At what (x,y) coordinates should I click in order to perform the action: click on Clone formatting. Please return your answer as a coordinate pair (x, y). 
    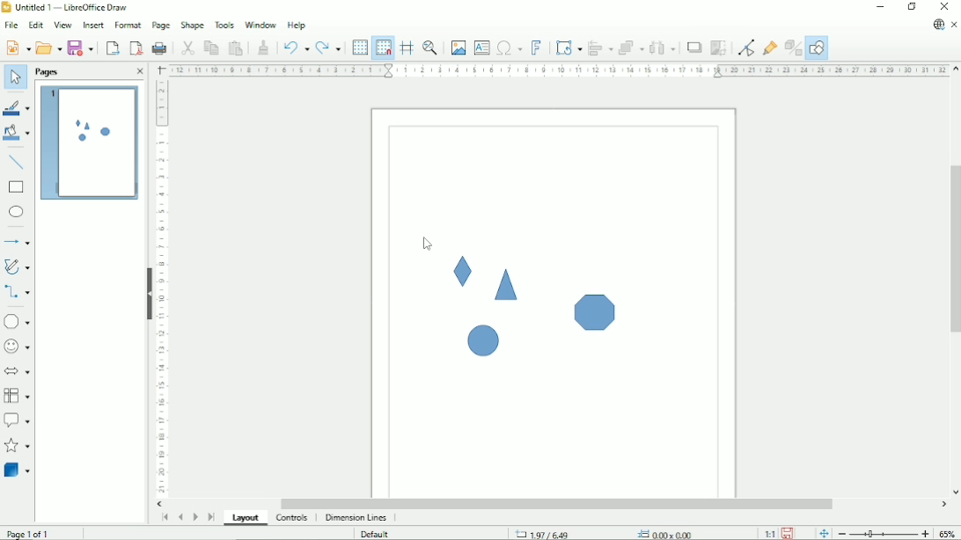
    Looking at the image, I should click on (264, 47).